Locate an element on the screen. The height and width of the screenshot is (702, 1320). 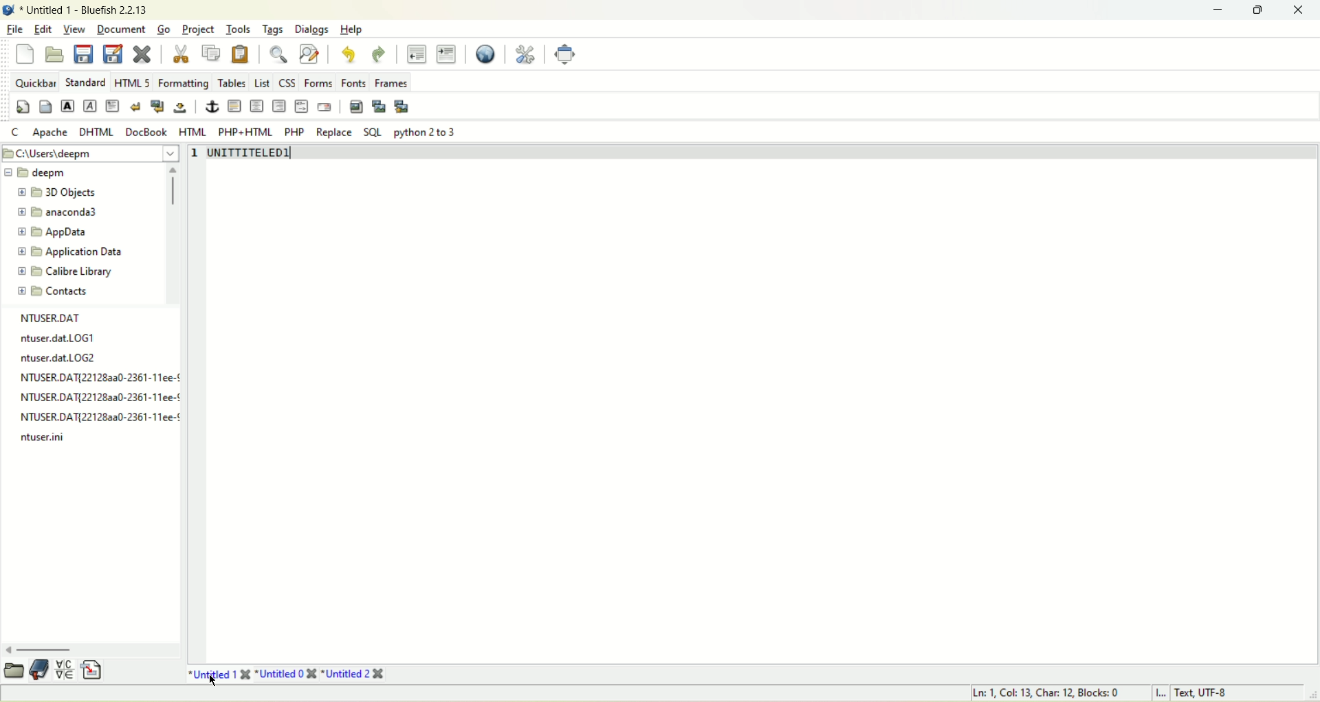
cursor is located at coordinates (216, 681).